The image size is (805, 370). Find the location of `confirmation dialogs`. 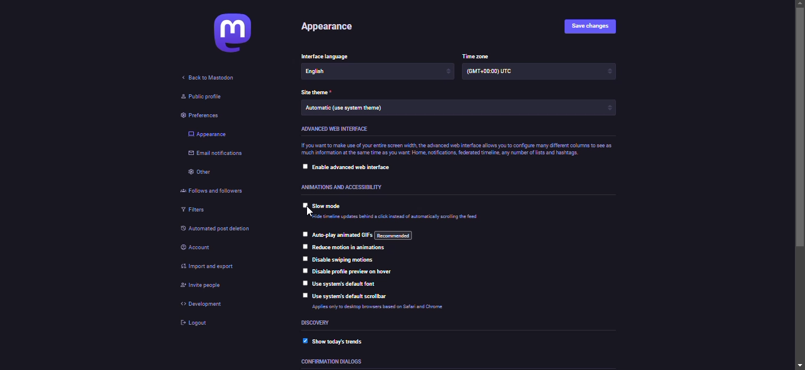

confirmation dialogs is located at coordinates (335, 363).